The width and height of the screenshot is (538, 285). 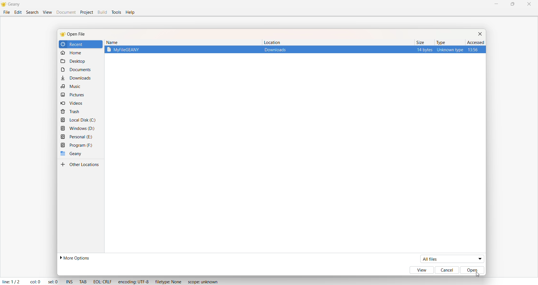 I want to click on trash, so click(x=69, y=112).